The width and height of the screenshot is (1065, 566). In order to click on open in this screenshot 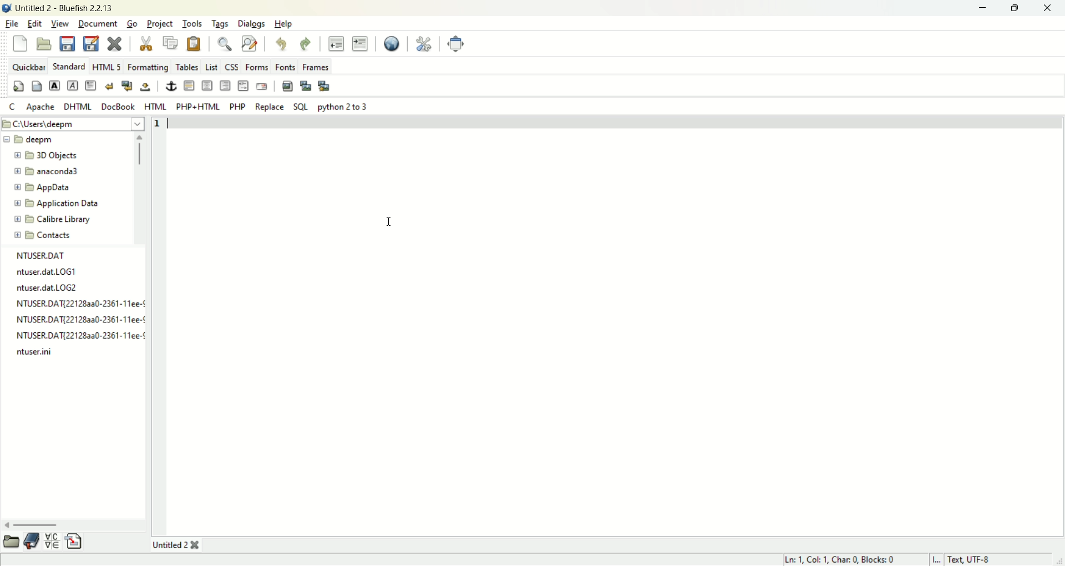, I will do `click(10, 541)`.